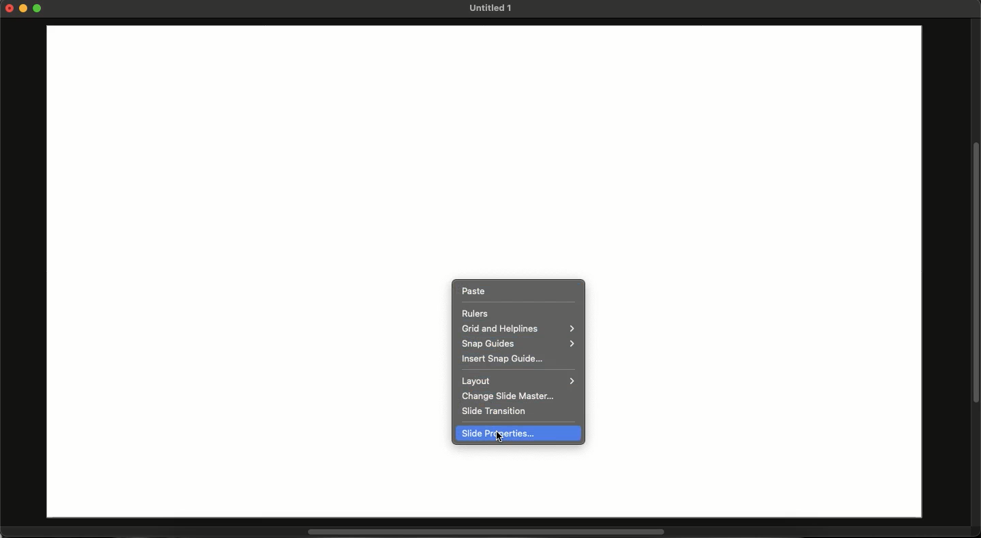 The width and height of the screenshot is (981, 538). What do you see at coordinates (10, 7) in the screenshot?
I see `Close` at bounding box center [10, 7].